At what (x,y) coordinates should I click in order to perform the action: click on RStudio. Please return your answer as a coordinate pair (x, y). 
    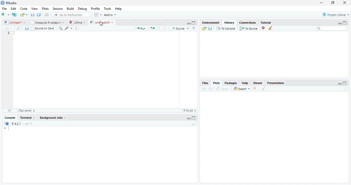
    Looking at the image, I should click on (9, 3).